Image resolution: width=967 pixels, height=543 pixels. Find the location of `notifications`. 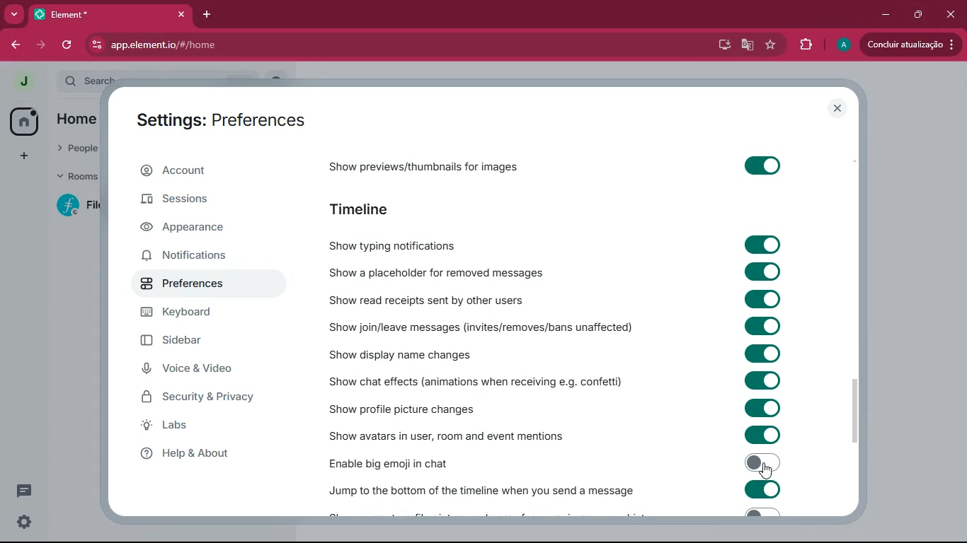

notifications is located at coordinates (205, 256).